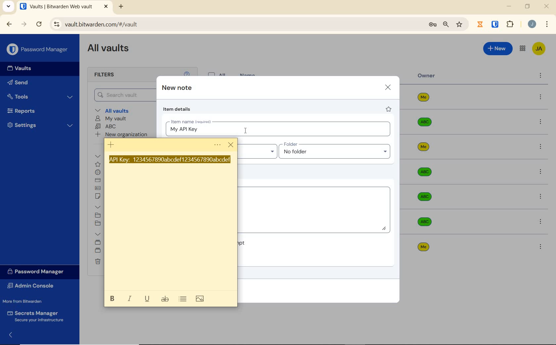 This screenshot has height=345, width=556. Describe the element at coordinates (177, 110) in the screenshot. I see `item details` at that location.